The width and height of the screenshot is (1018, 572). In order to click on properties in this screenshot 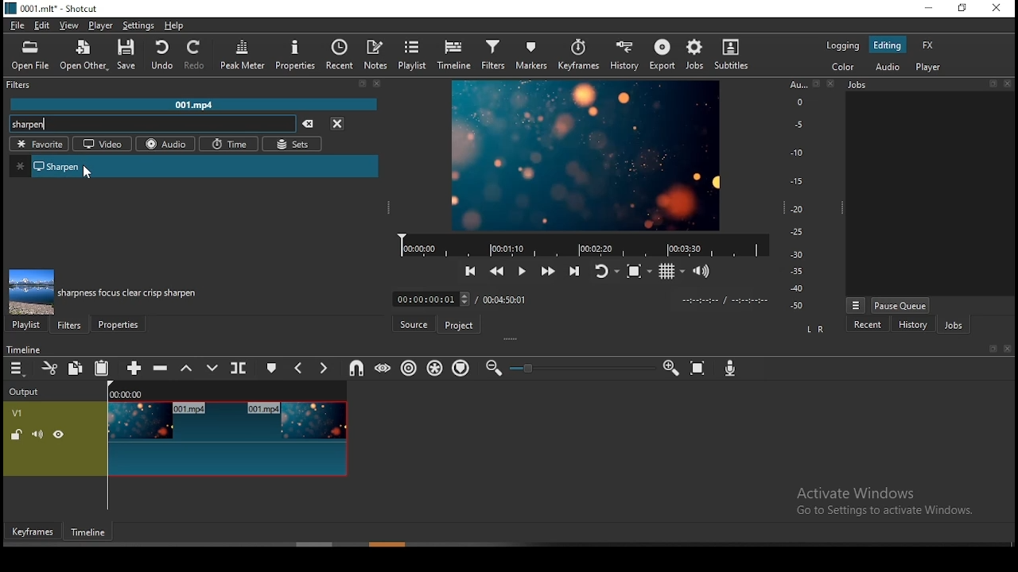, I will do `click(296, 56)`.